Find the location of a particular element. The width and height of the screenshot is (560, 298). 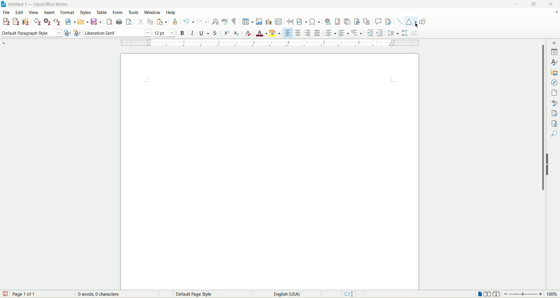

tools is located at coordinates (134, 12).